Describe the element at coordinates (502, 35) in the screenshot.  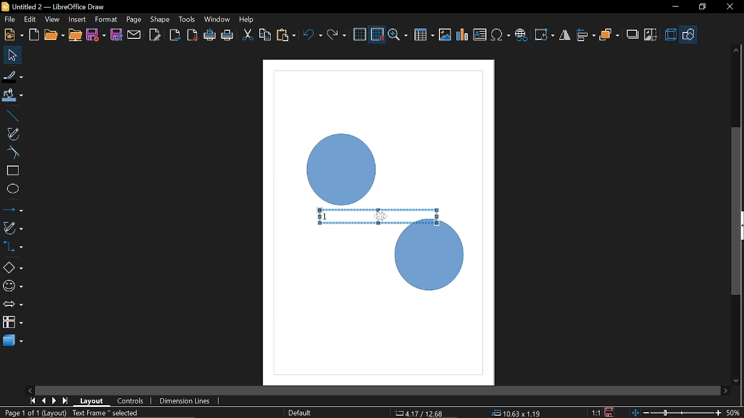
I see `Insert symbol` at that location.